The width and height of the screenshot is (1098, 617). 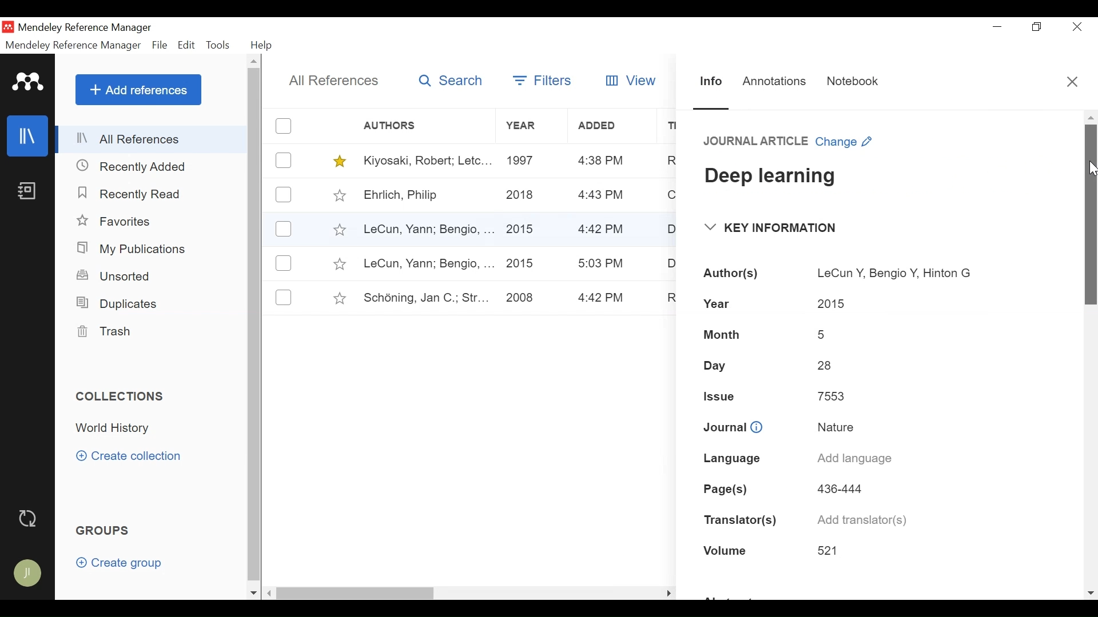 What do you see at coordinates (757, 142) in the screenshot?
I see `Reference Type` at bounding box center [757, 142].